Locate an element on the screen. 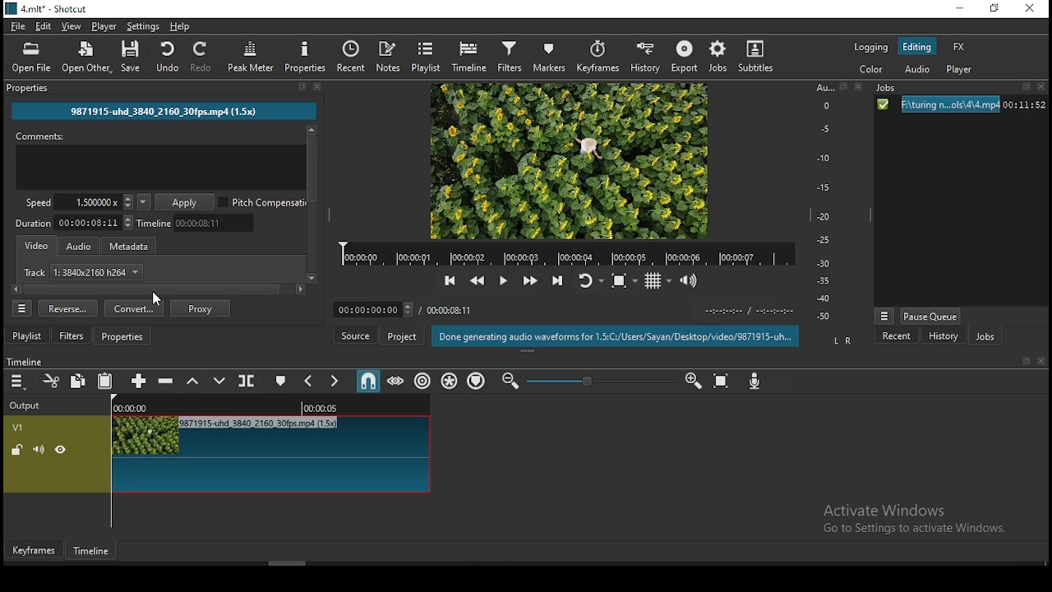  project is located at coordinates (402, 336).